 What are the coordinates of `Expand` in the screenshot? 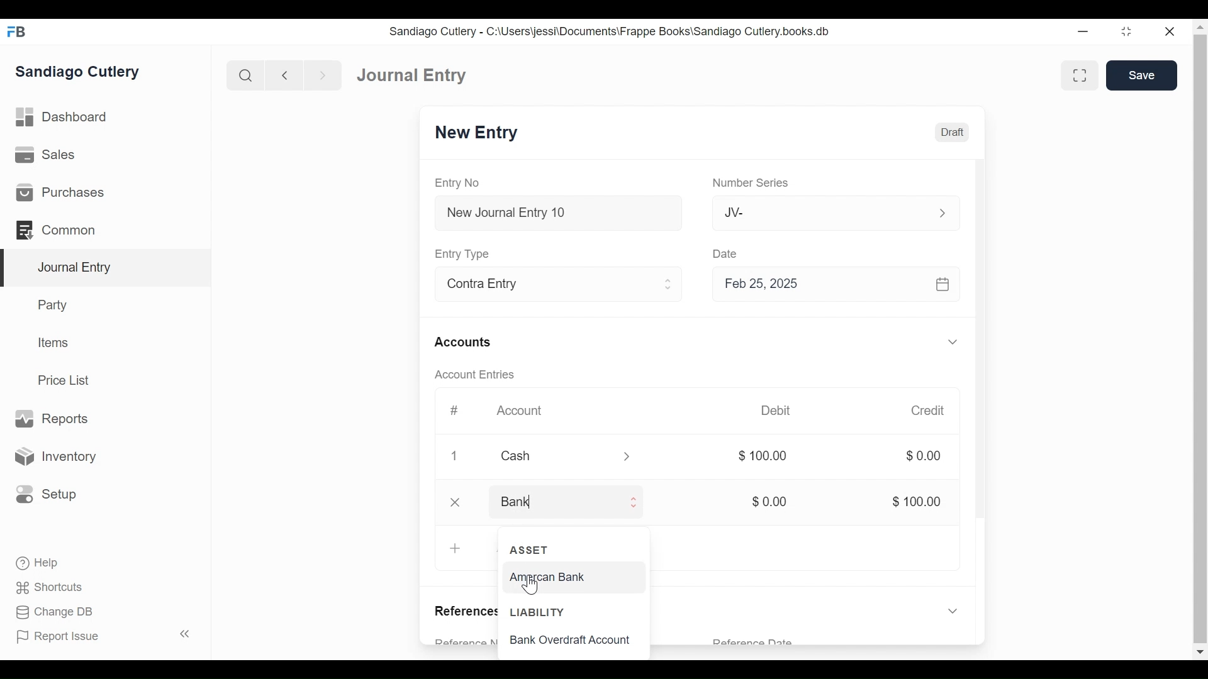 It's located at (669, 285).